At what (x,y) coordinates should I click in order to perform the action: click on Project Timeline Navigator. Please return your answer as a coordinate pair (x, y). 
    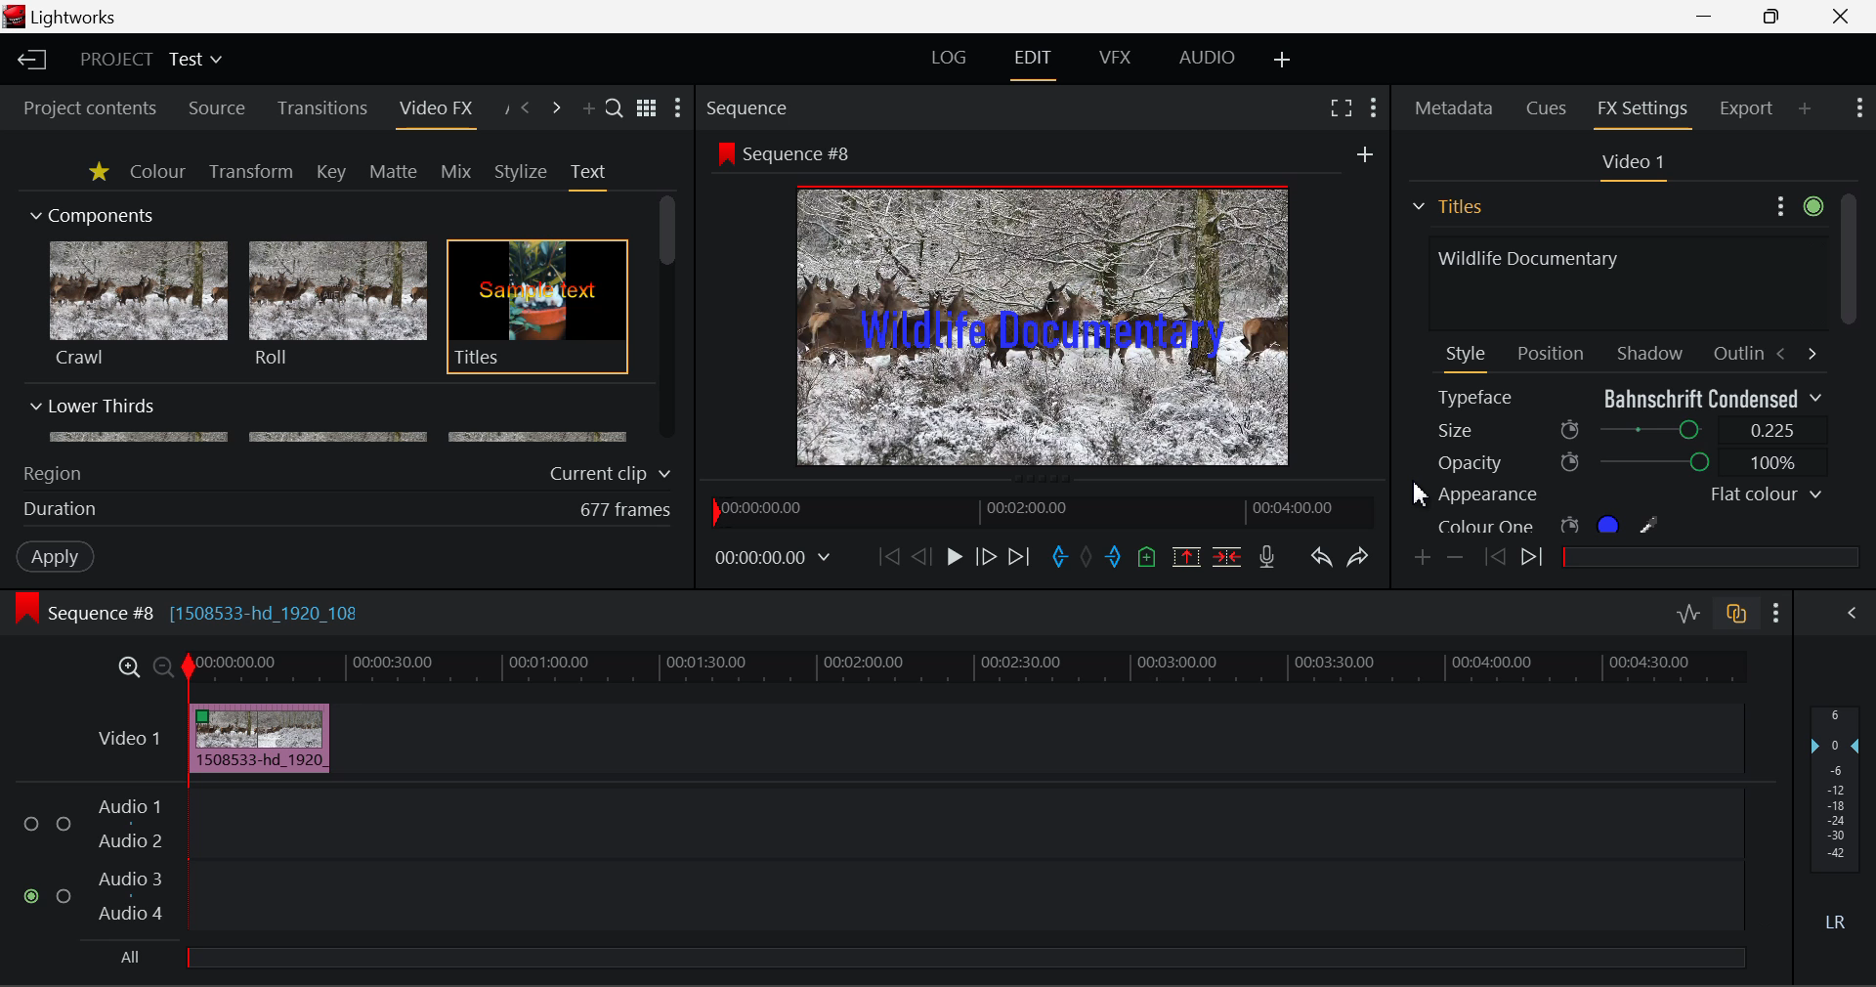
    Looking at the image, I should click on (1042, 507).